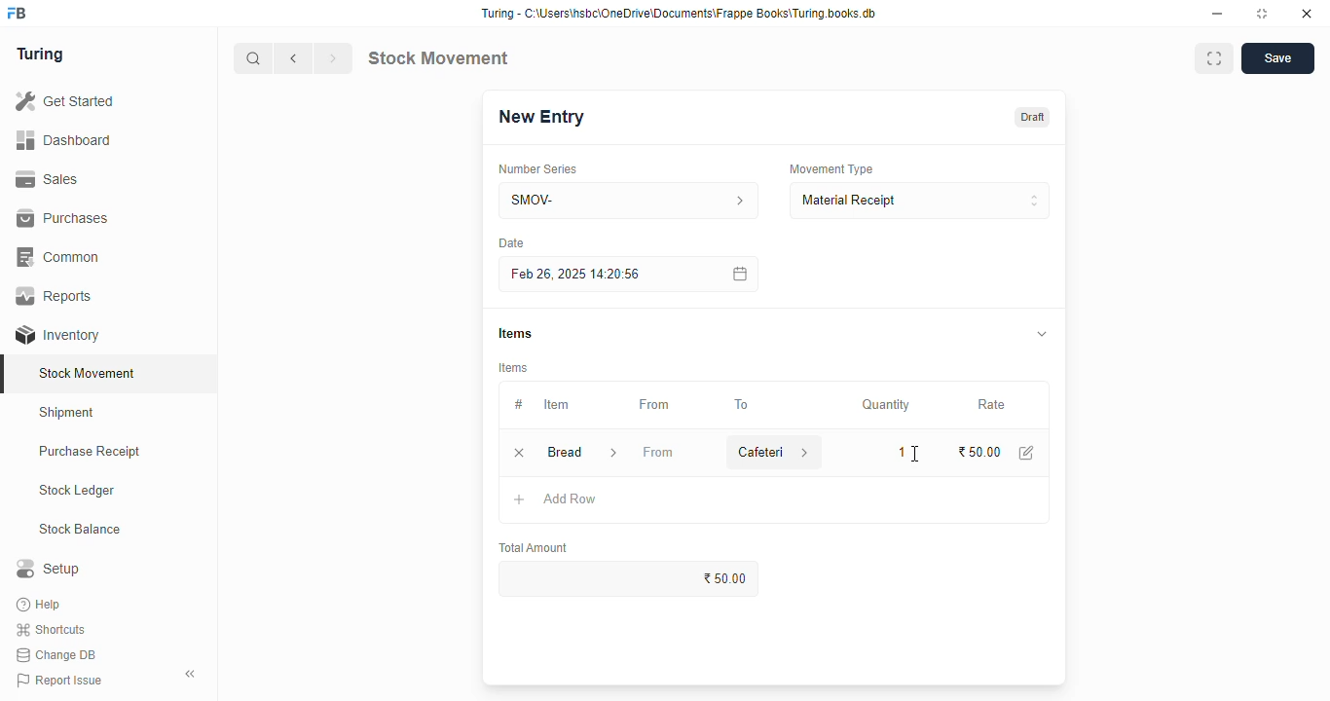  Describe the element at coordinates (919, 201) in the screenshot. I see `material receipt` at that location.